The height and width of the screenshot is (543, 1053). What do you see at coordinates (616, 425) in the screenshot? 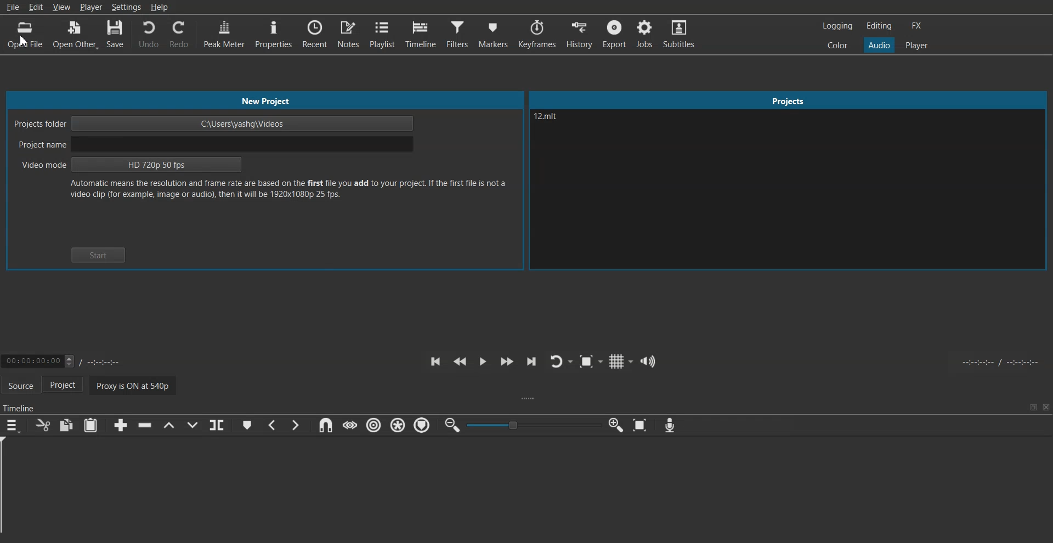
I see `Zoom timeline in` at bounding box center [616, 425].